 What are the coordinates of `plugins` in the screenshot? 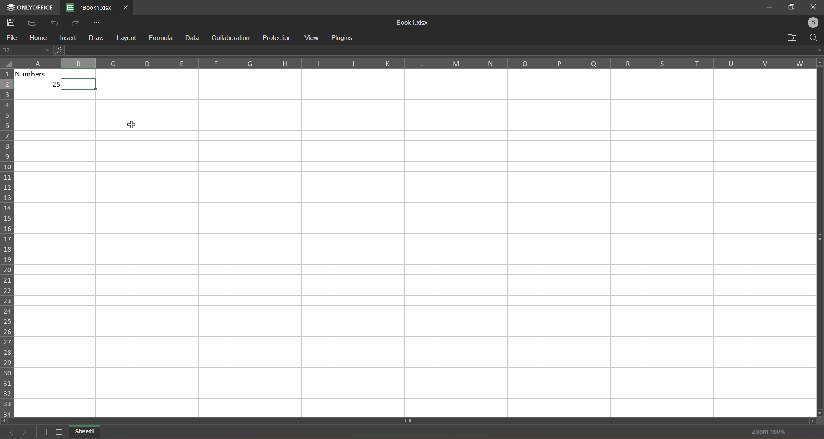 It's located at (344, 37).